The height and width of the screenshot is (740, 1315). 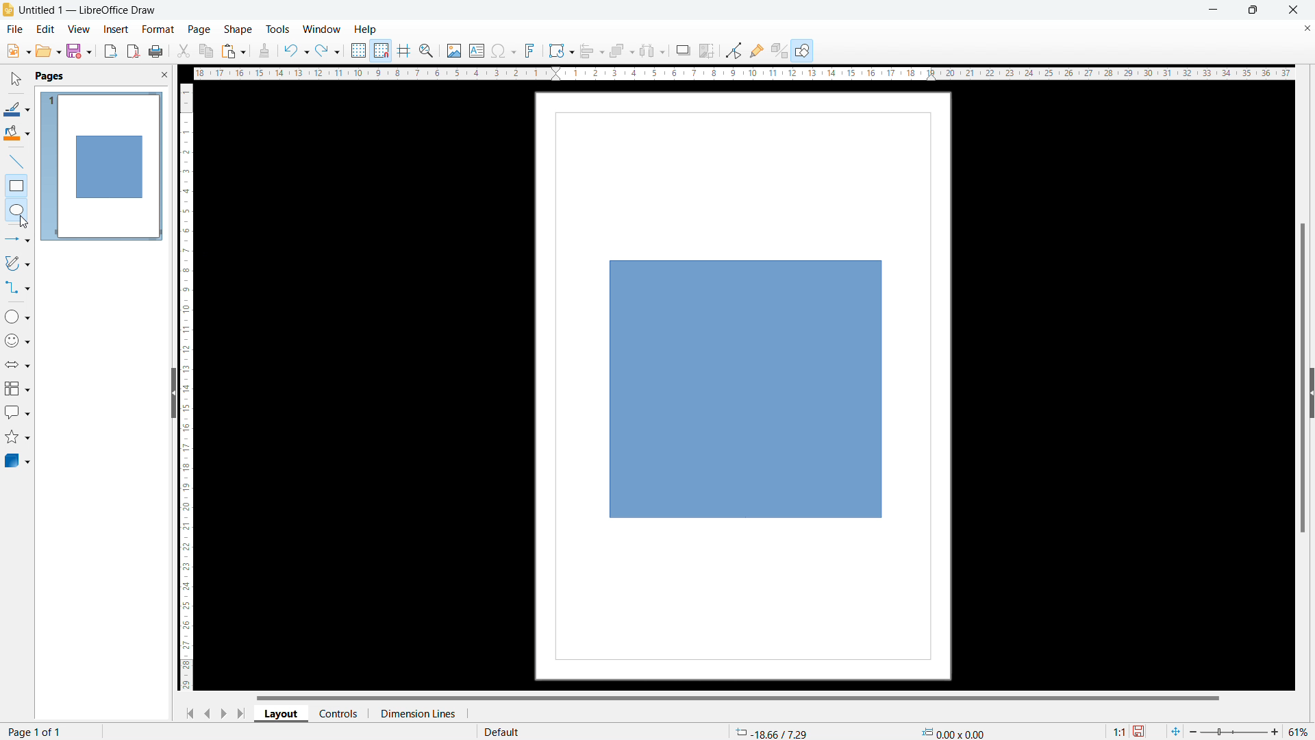 What do you see at coordinates (1117, 730) in the screenshot?
I see `scaling factor` at bounding box center [1117, 730].